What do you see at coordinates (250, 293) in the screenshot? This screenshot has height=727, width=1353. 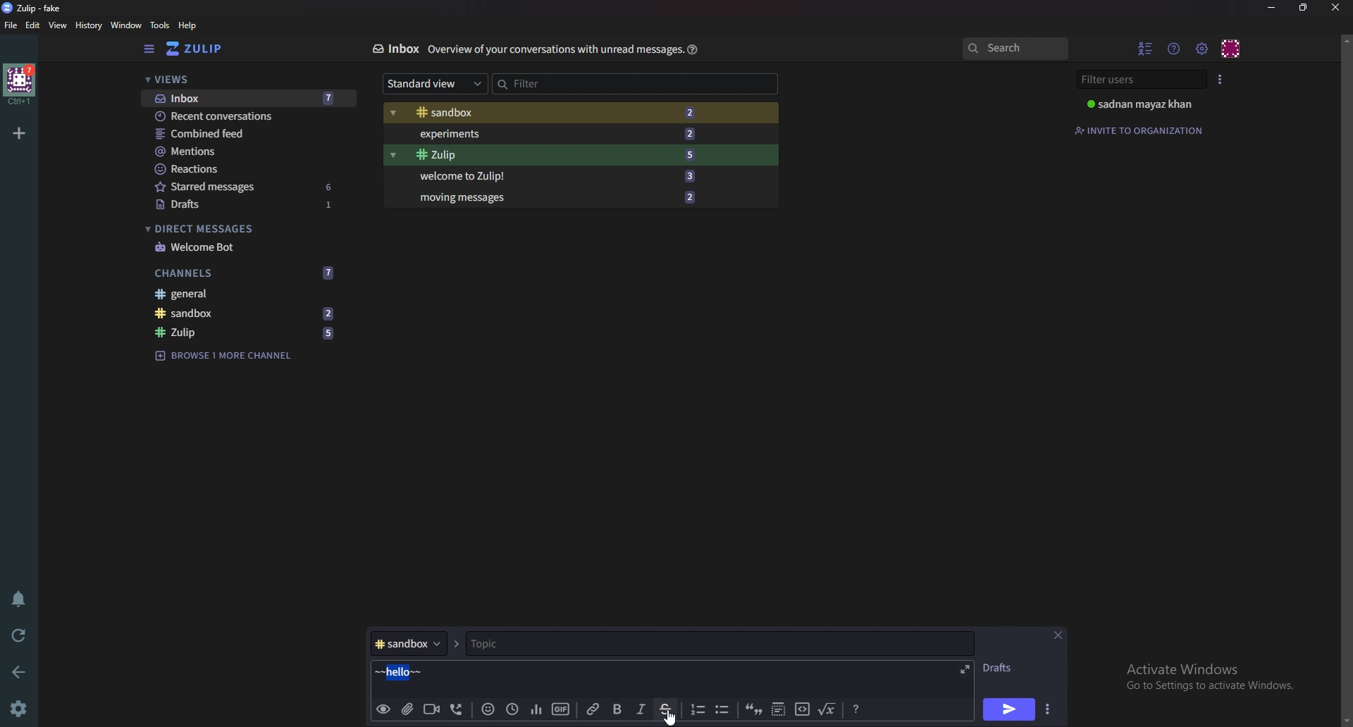 I see `General` at bounding box center [250, 293].